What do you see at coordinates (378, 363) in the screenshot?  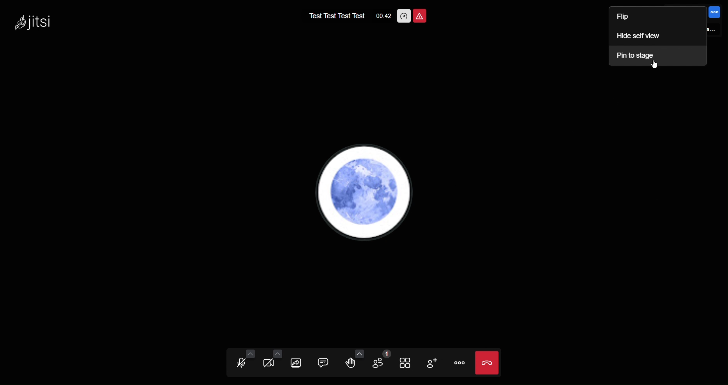 I see `Participants` at bounding box center [378, 363].